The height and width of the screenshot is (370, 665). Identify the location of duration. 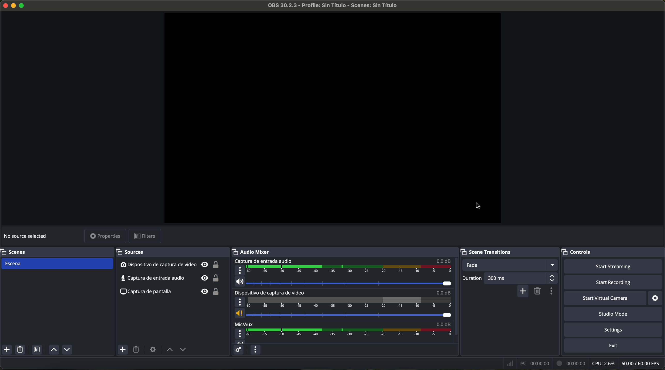
(471, 278).